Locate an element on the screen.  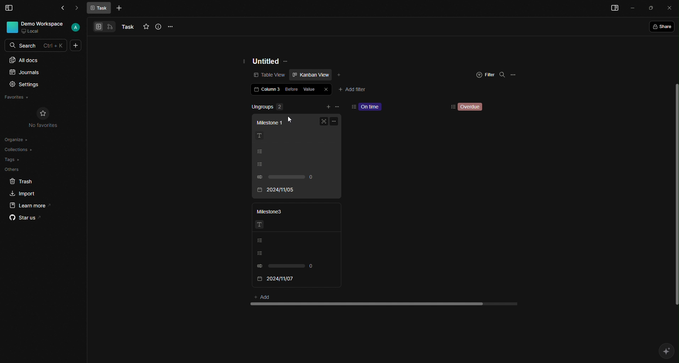
Options is located at coordinates (171, 26).